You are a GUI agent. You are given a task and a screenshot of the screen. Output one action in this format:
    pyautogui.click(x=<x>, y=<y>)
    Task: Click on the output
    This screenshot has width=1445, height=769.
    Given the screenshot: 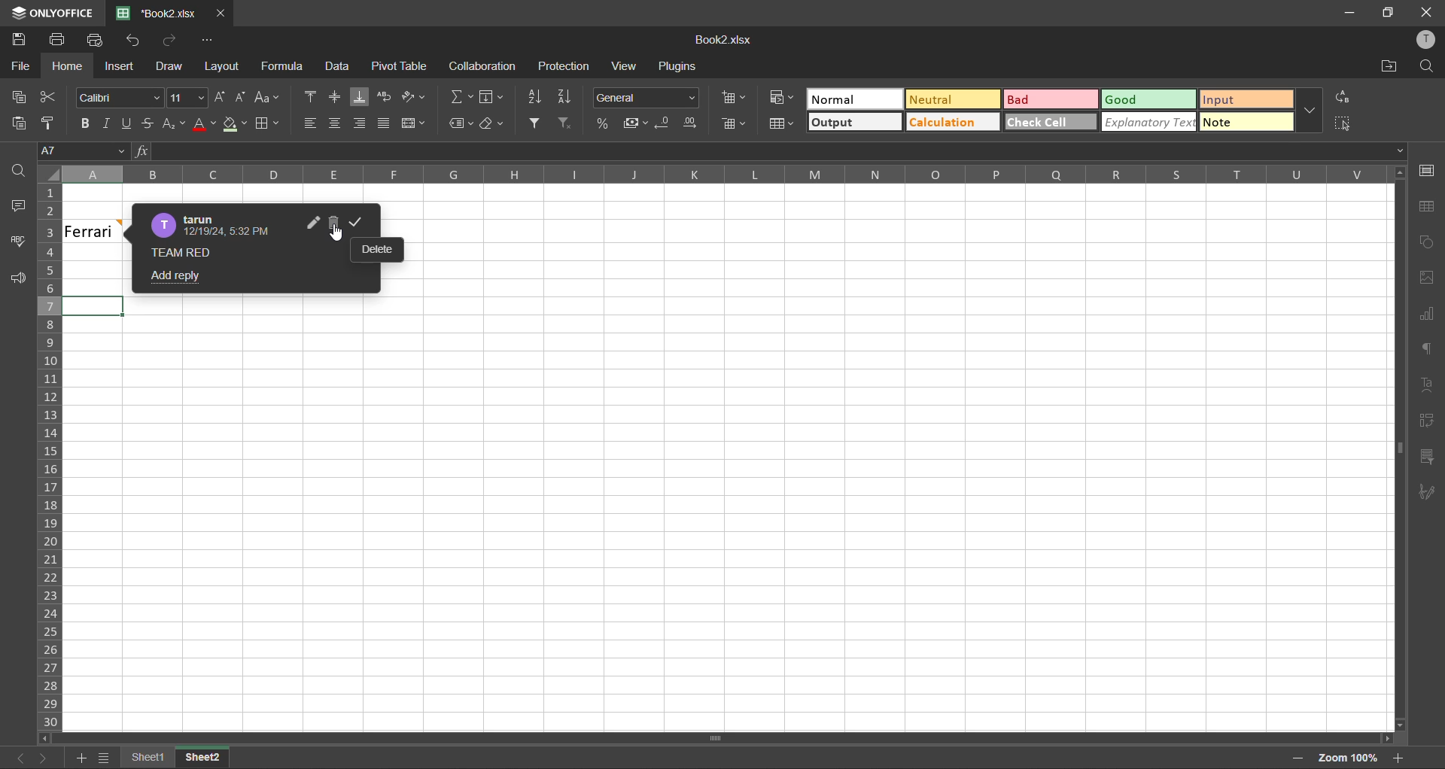 What is the action you would take?
    pyautogui.click(x=855, y=123)
    